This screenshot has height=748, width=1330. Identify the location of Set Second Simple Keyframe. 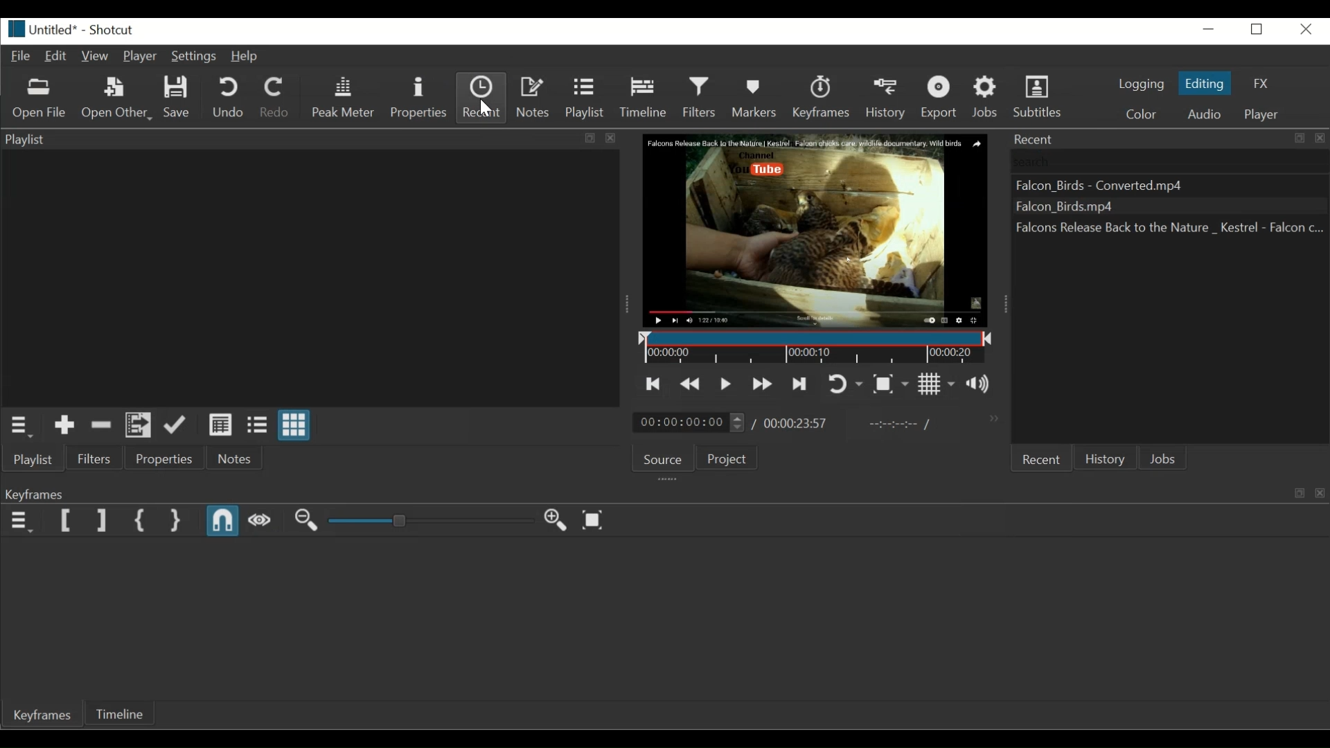
(175, 521).